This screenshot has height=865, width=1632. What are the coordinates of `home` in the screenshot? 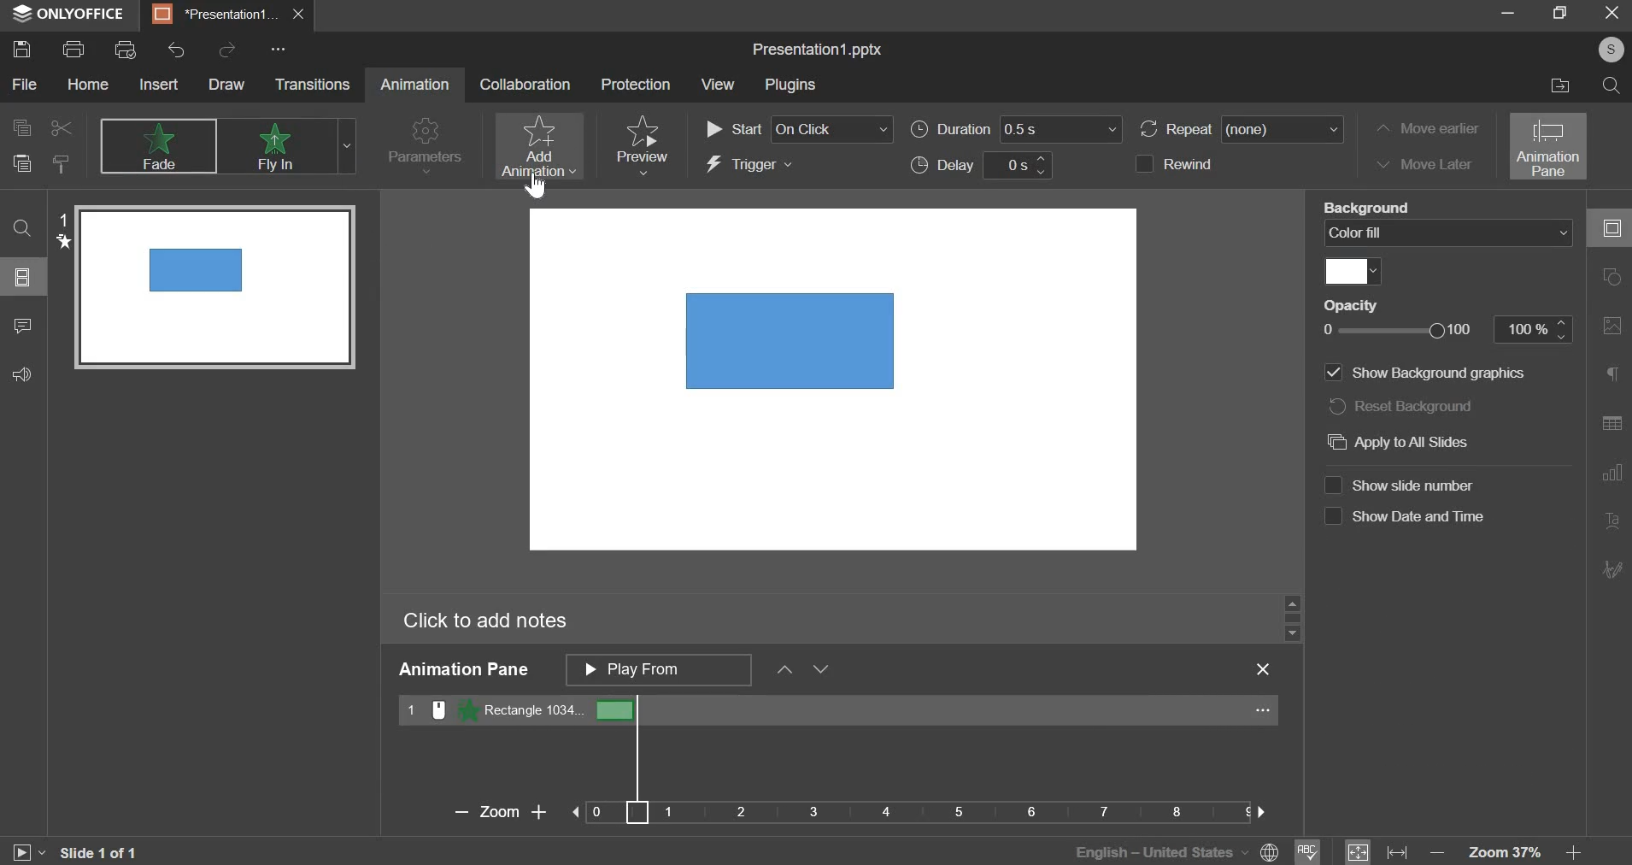 It's located at (85, 86).